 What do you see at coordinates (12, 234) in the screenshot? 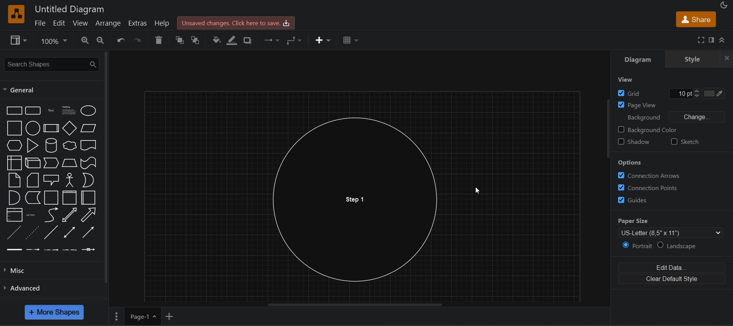
I see `dashed line` at bounding box center [12, 234].